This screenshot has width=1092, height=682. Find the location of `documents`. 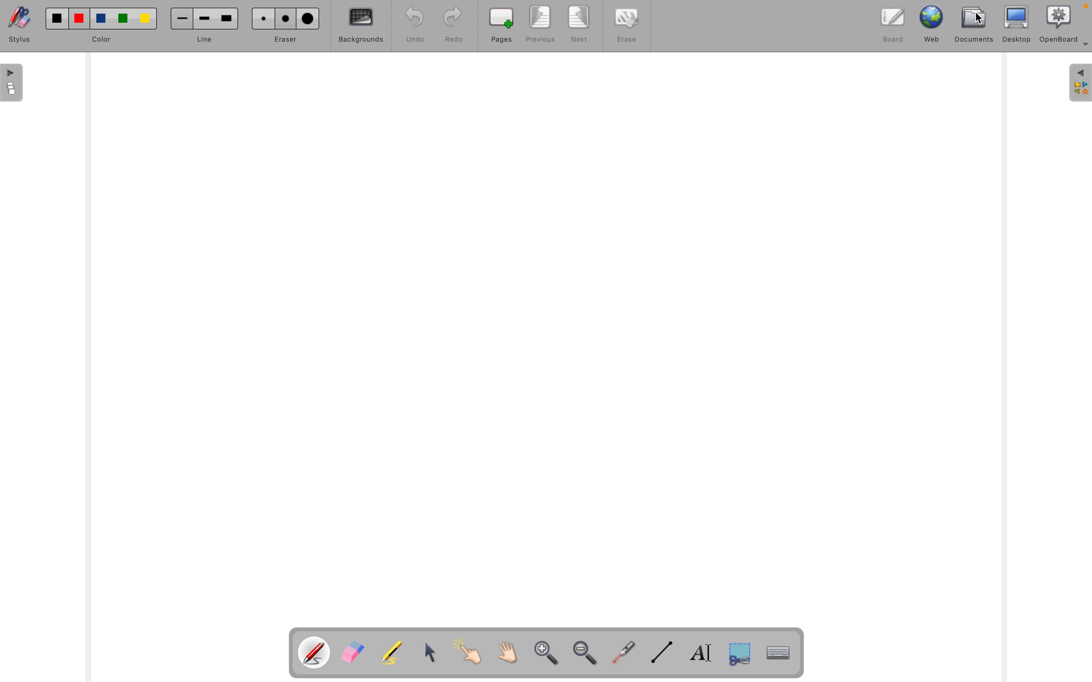

documents is located at coordinates (973, 22).